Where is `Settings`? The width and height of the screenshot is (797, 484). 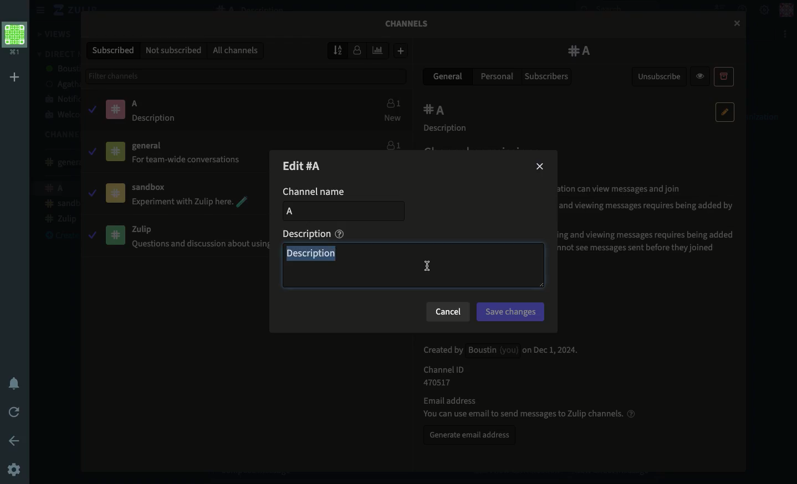
Settings is located at coordinates (765, 9).